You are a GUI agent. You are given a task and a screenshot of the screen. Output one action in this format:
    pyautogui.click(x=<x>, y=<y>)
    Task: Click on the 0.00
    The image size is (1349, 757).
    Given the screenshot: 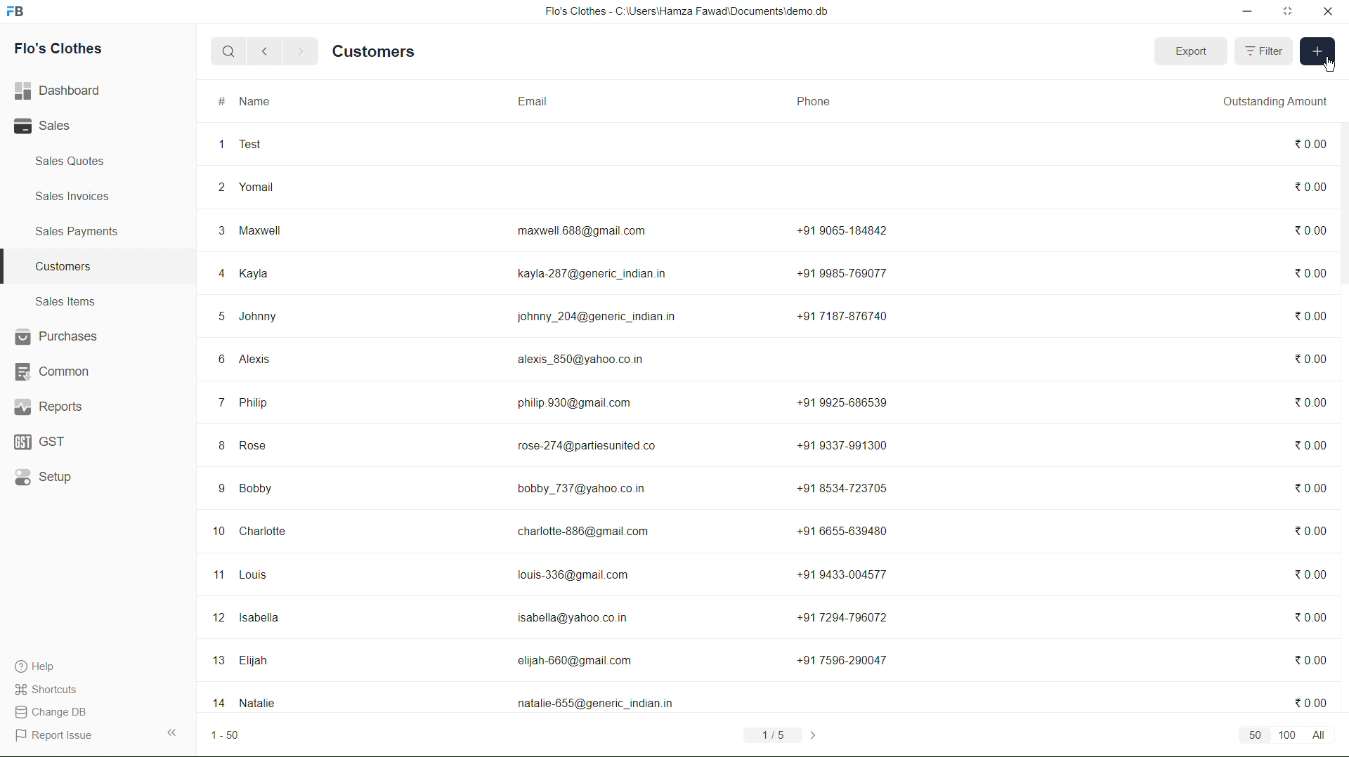 What is the action you would take?
    pyautogui.click(x=1314, y=142)
    